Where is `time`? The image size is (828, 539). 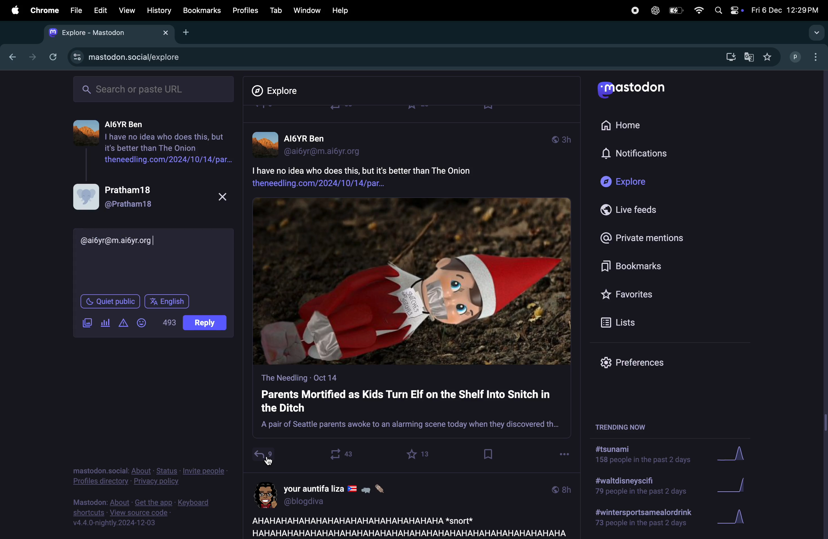
time is located at coordinates (561, 489).